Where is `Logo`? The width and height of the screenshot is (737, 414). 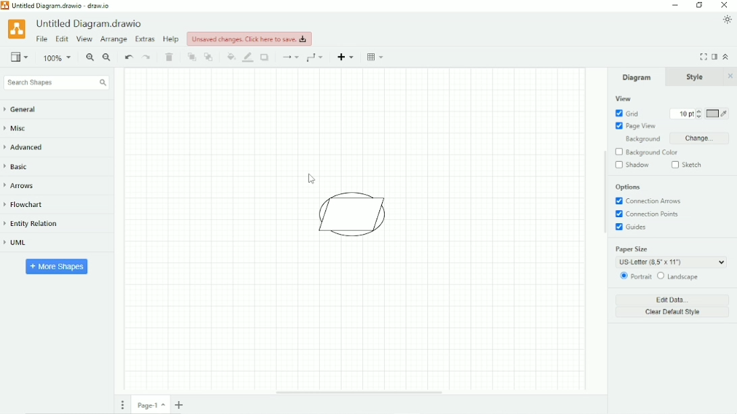
Logo is located at coordinates (16, 28).